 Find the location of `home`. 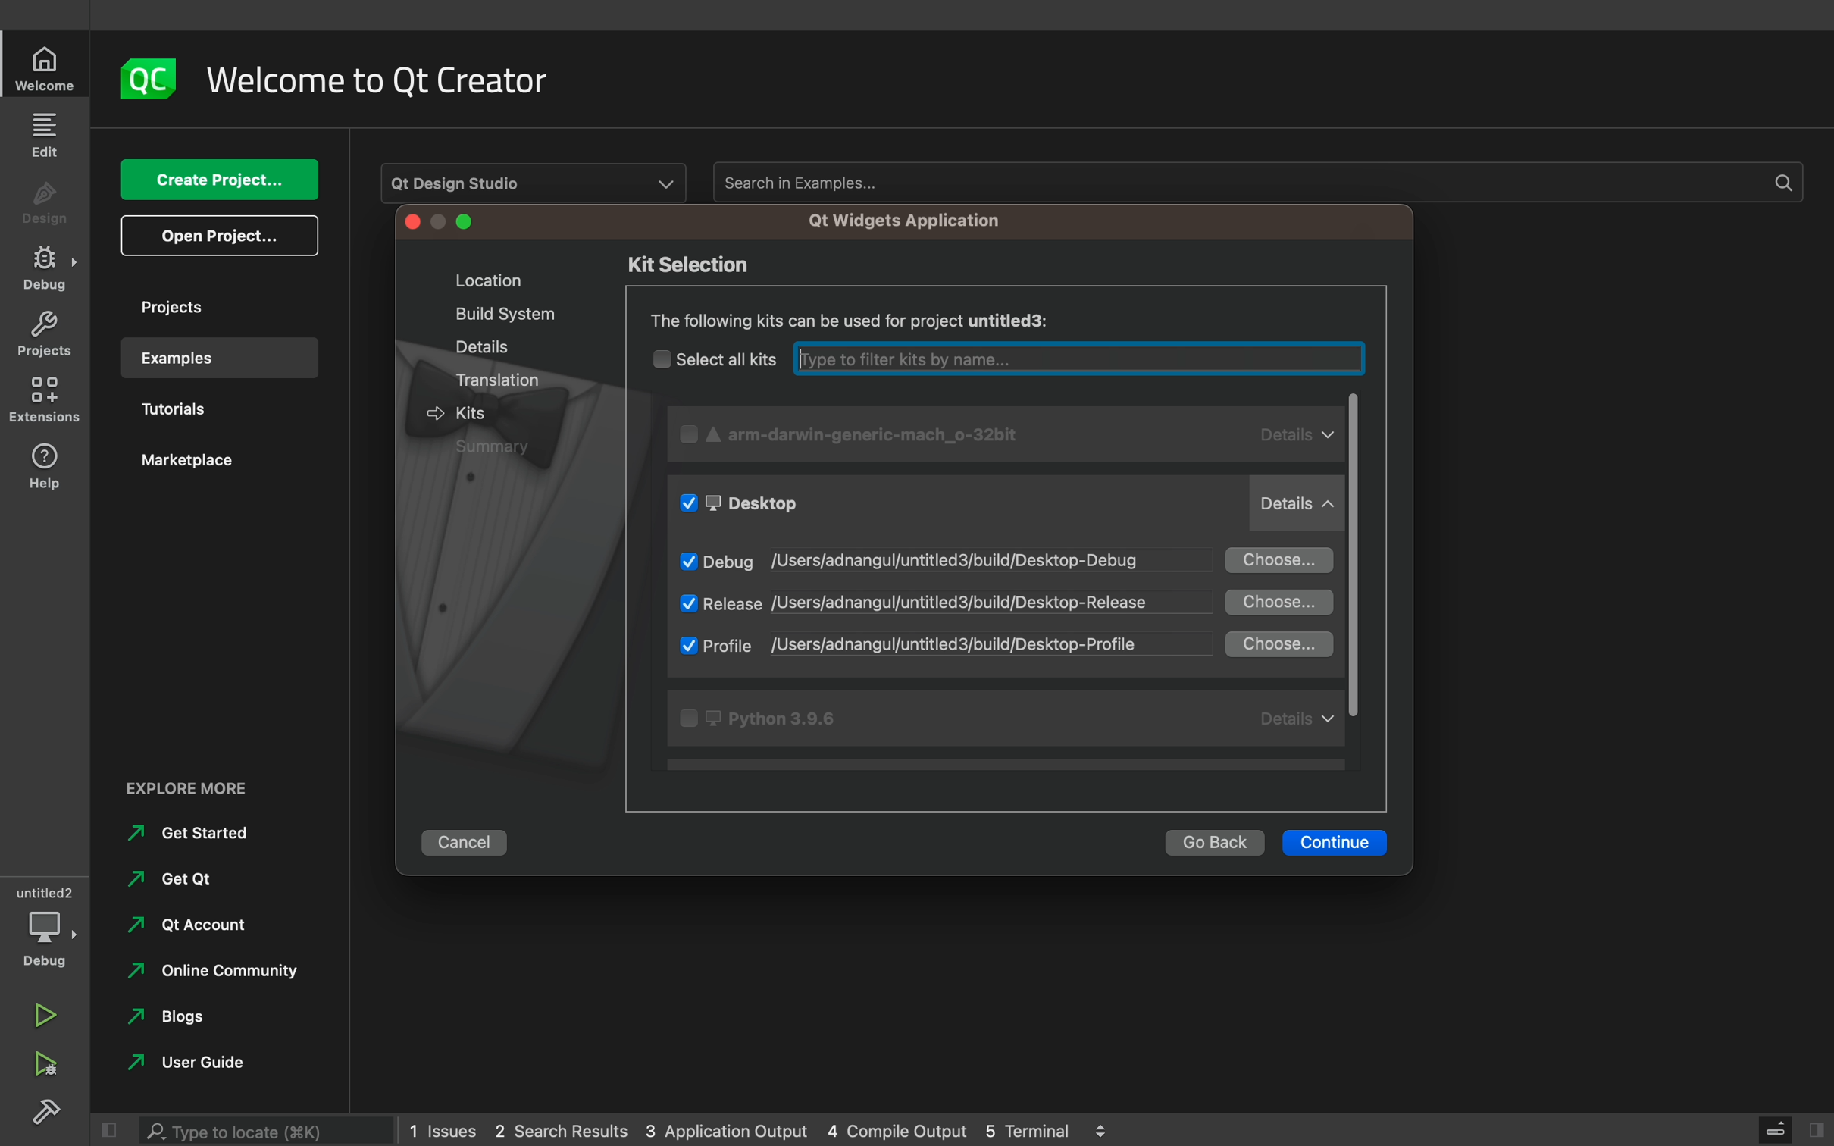

home is located at coordinates (48, 68).